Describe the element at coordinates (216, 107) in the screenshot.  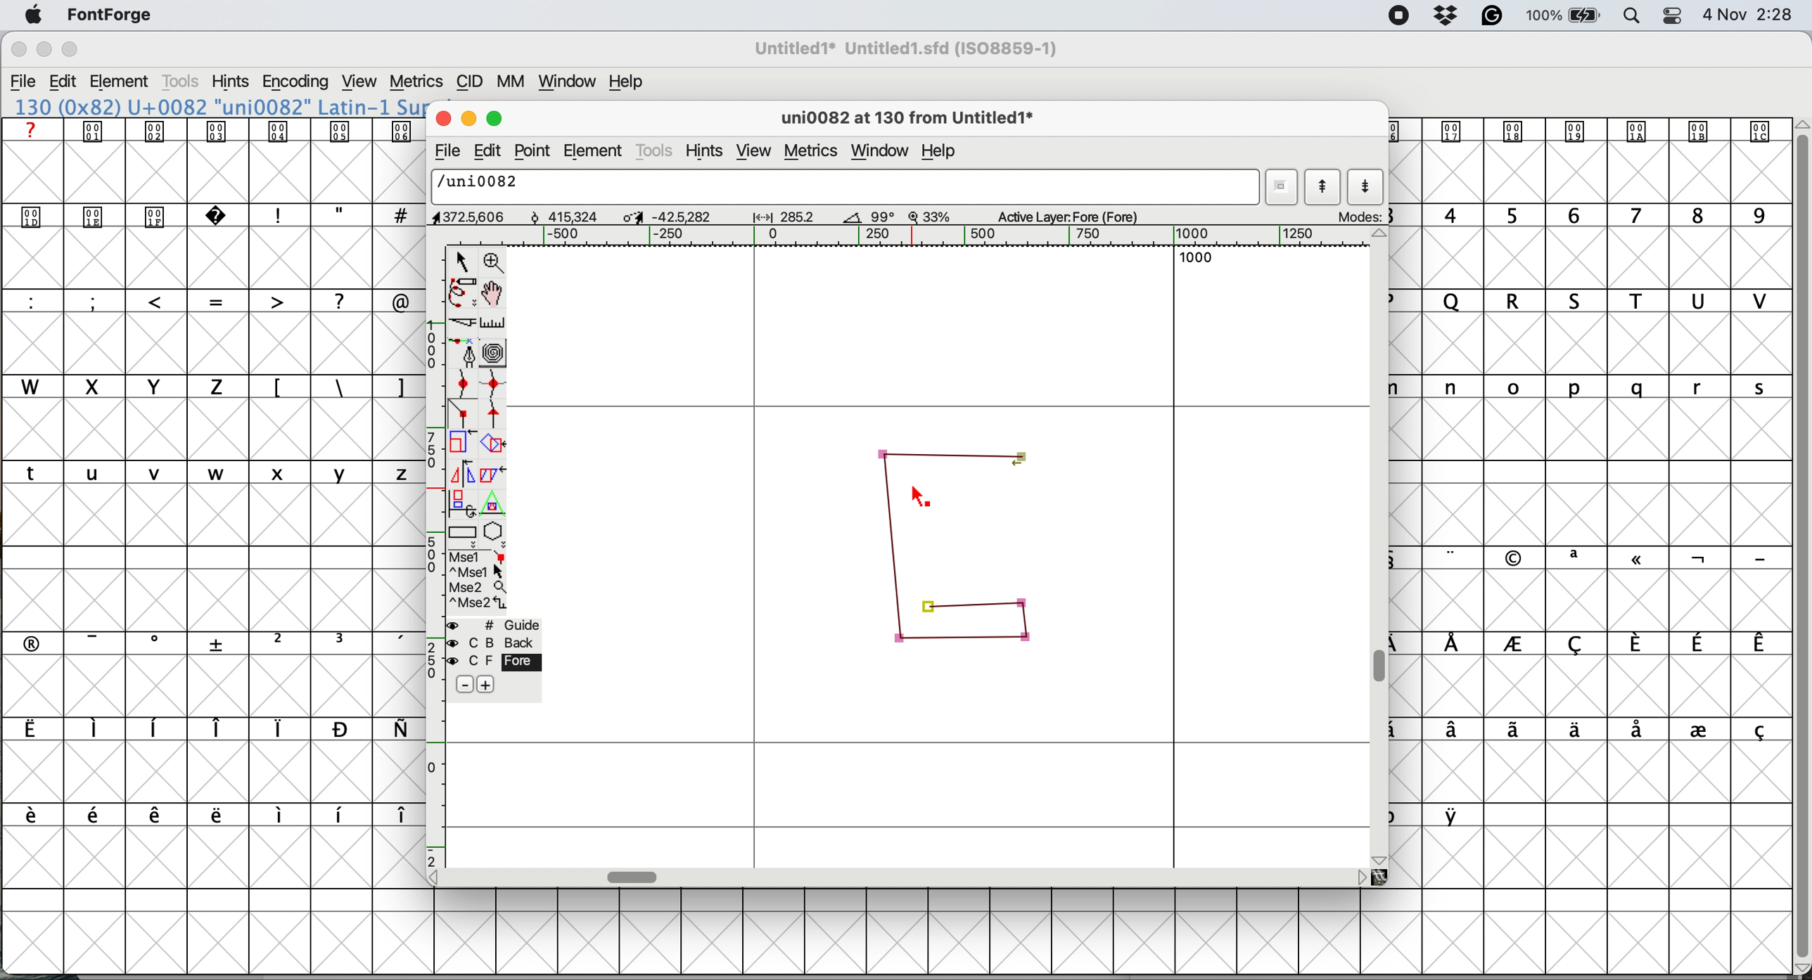
I see `font name` at that location.